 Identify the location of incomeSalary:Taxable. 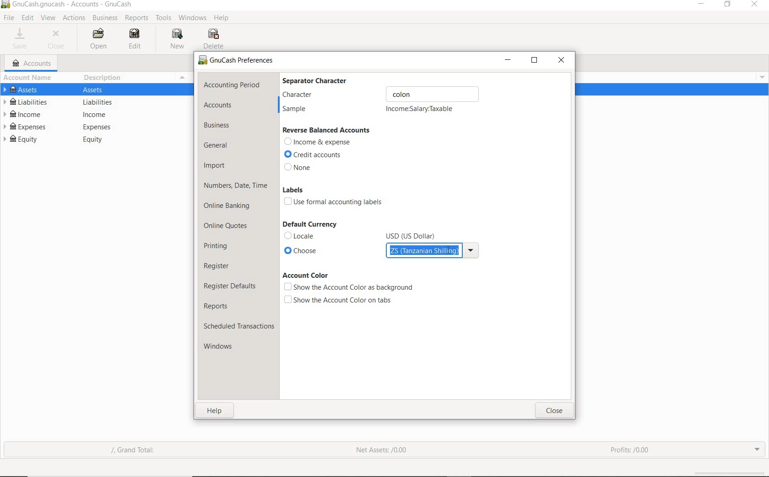
(420, 111).